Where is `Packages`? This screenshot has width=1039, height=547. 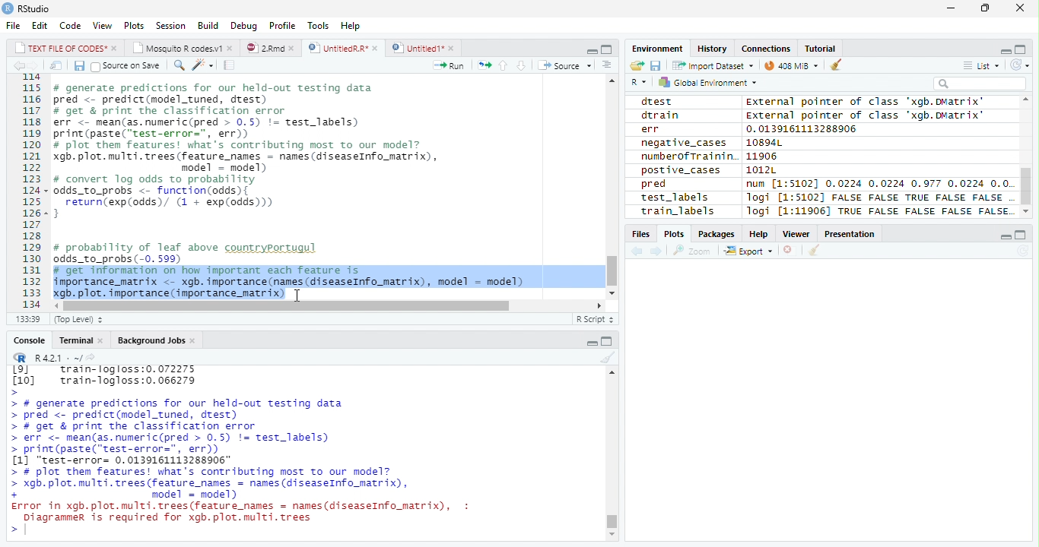 Packages is located at coordinates (716, 234).